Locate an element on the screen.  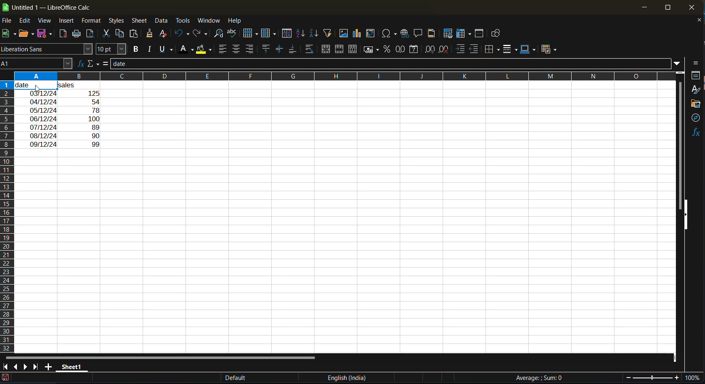
insert image is located at coordinates (343, 33).